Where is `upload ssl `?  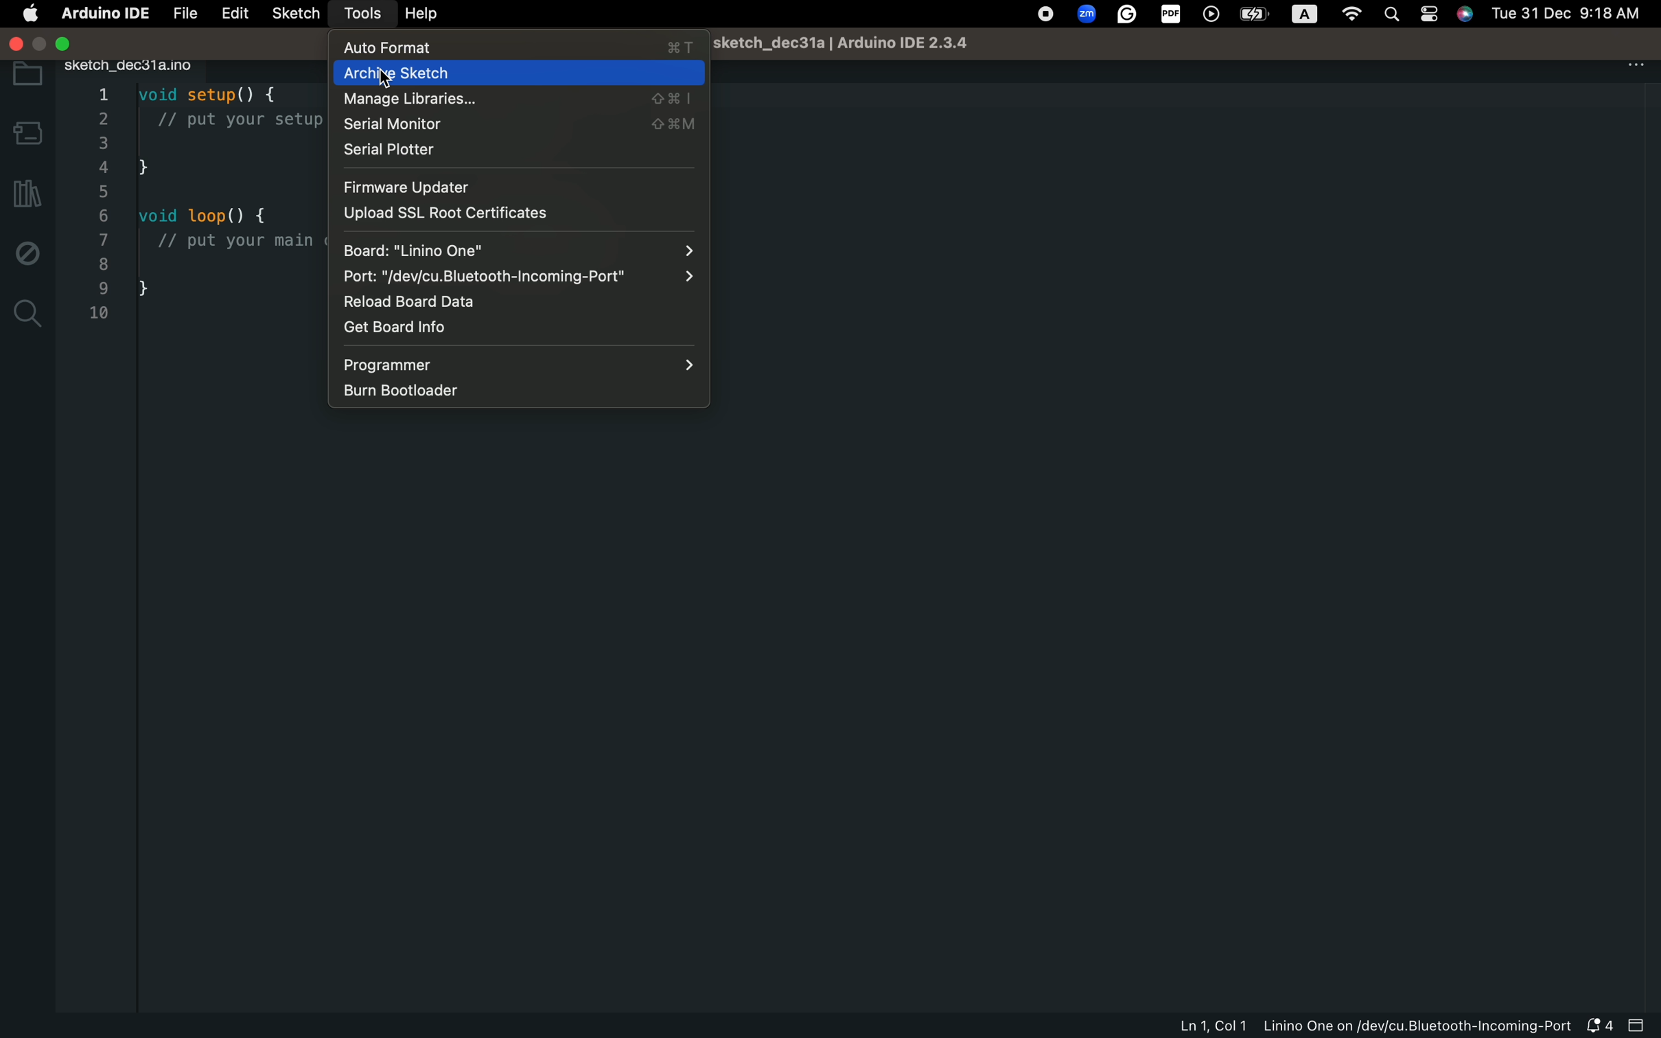 upload ssl  is located at coordinates (515, 214).